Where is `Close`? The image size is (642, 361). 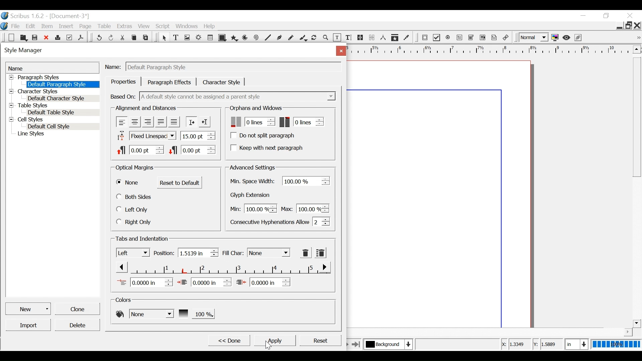 Close is located at coordinates (340, 50).